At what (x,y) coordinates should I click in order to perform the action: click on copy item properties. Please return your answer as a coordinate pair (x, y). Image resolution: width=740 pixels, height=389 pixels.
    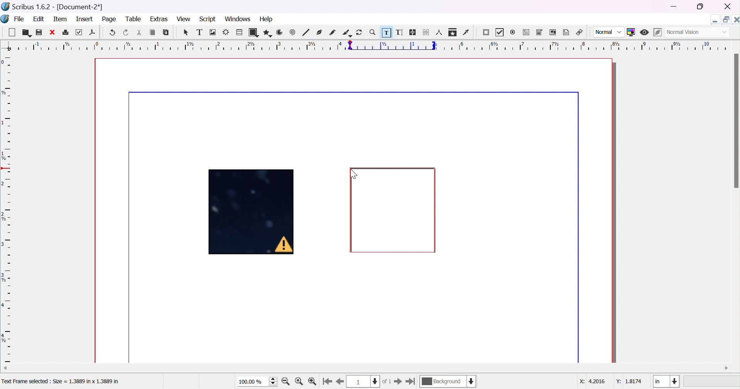
    Looking at the image, I should click on (452, 32).